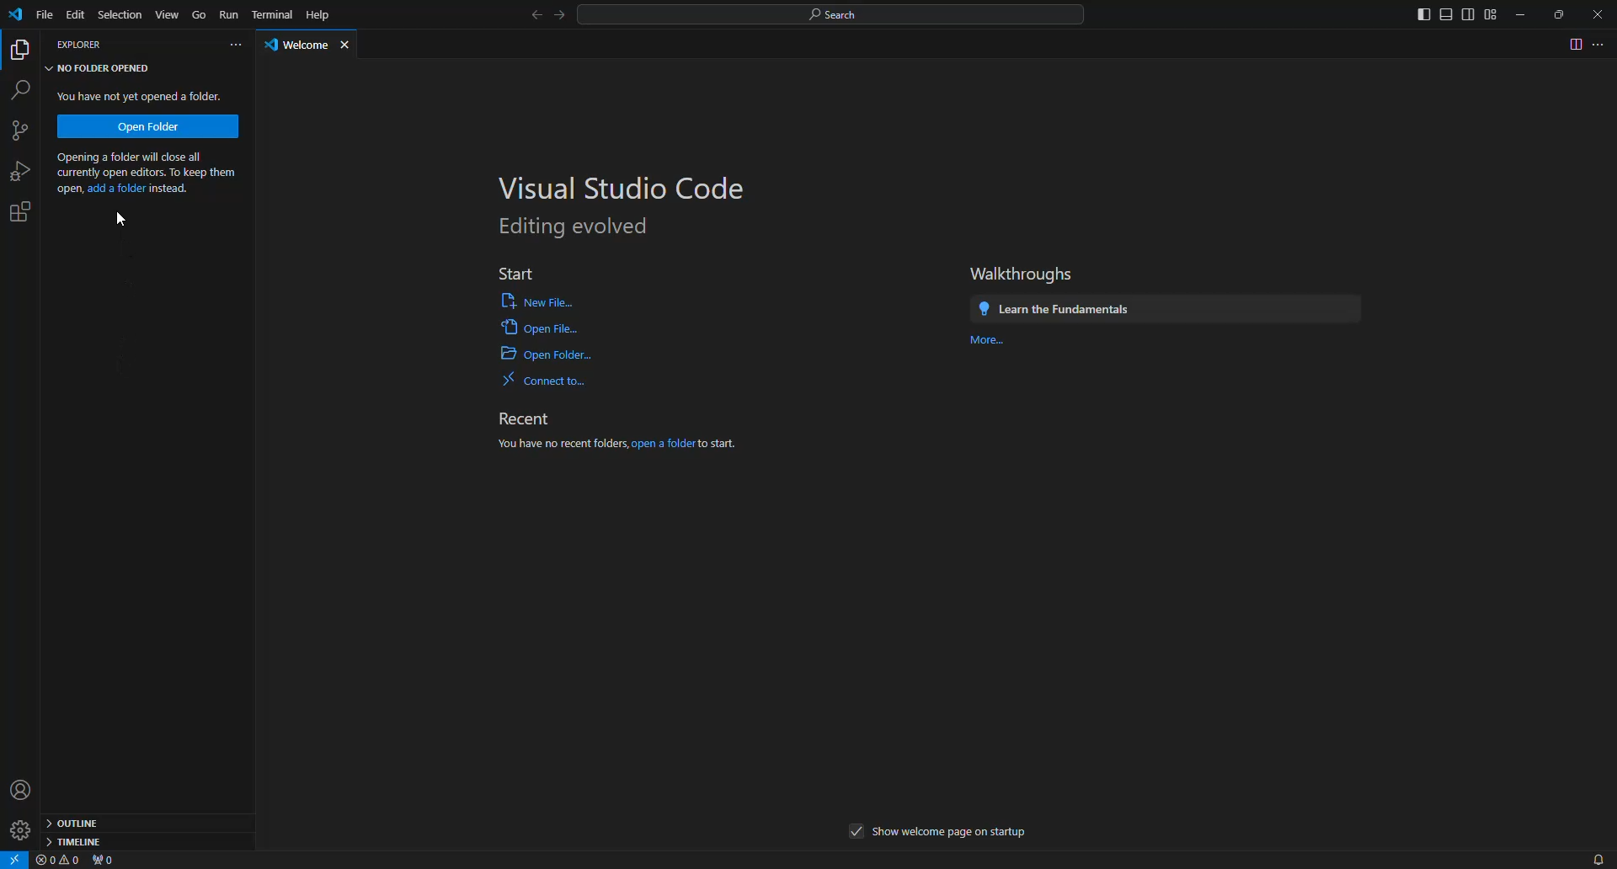 The height and width of the screenshot is (869, 1617). What do you see at coordinates (537, 300) in the screenshot?
I see `open file` at bounding box center [537, 300].